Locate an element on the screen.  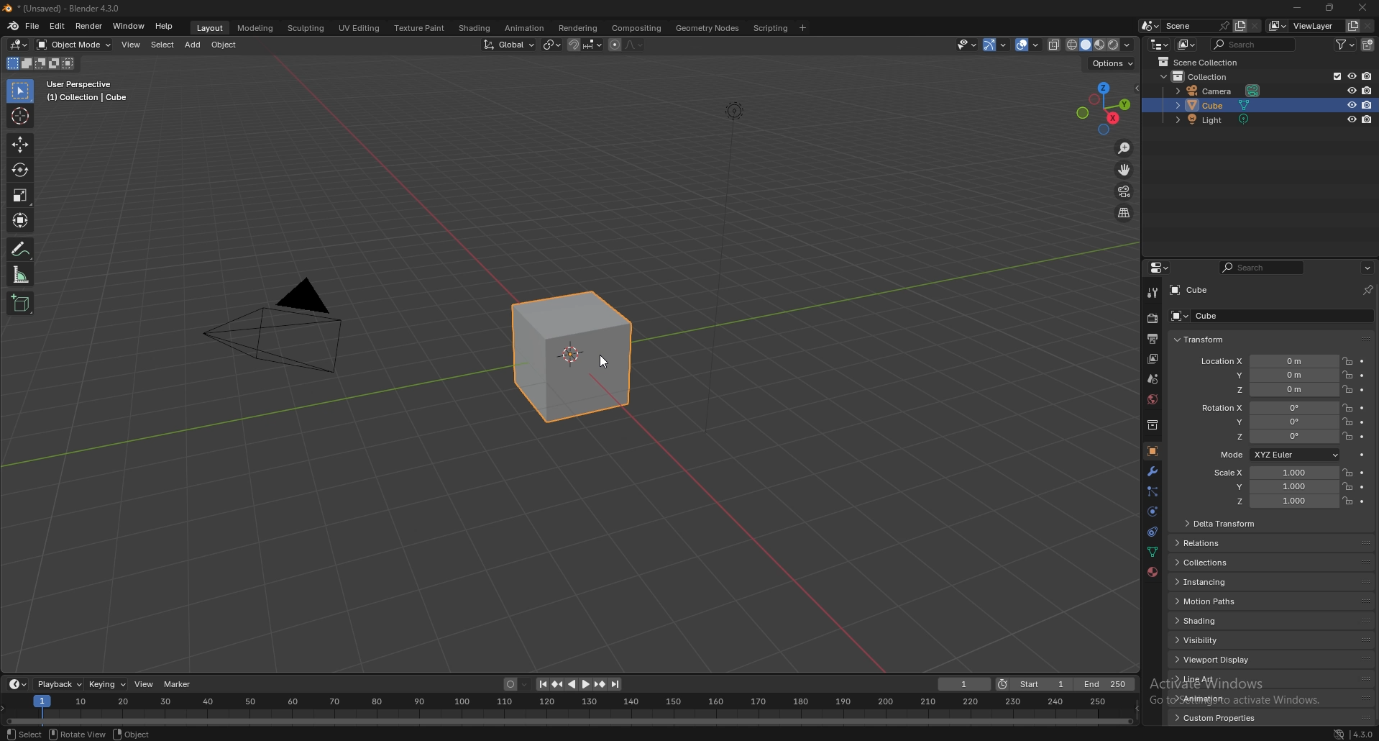
show overlays is located at coordinates (1030, 45).